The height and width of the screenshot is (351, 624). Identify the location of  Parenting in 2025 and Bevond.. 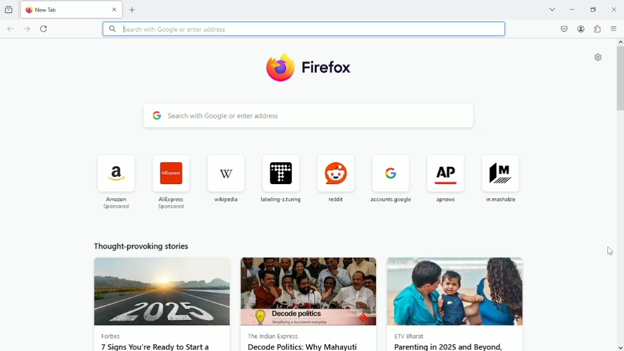
(452, 346).